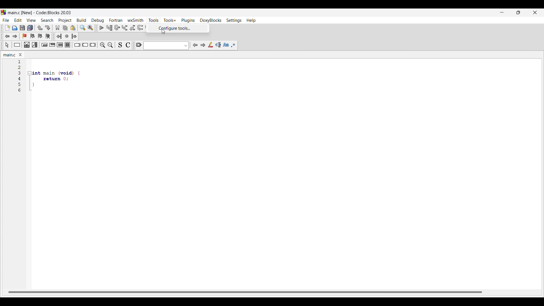 This screenshot has width=544, height=306. What do you see at coordinates (52, 45) in the screenshot?
I see `Exit condition` at bounding box center [52, 45].